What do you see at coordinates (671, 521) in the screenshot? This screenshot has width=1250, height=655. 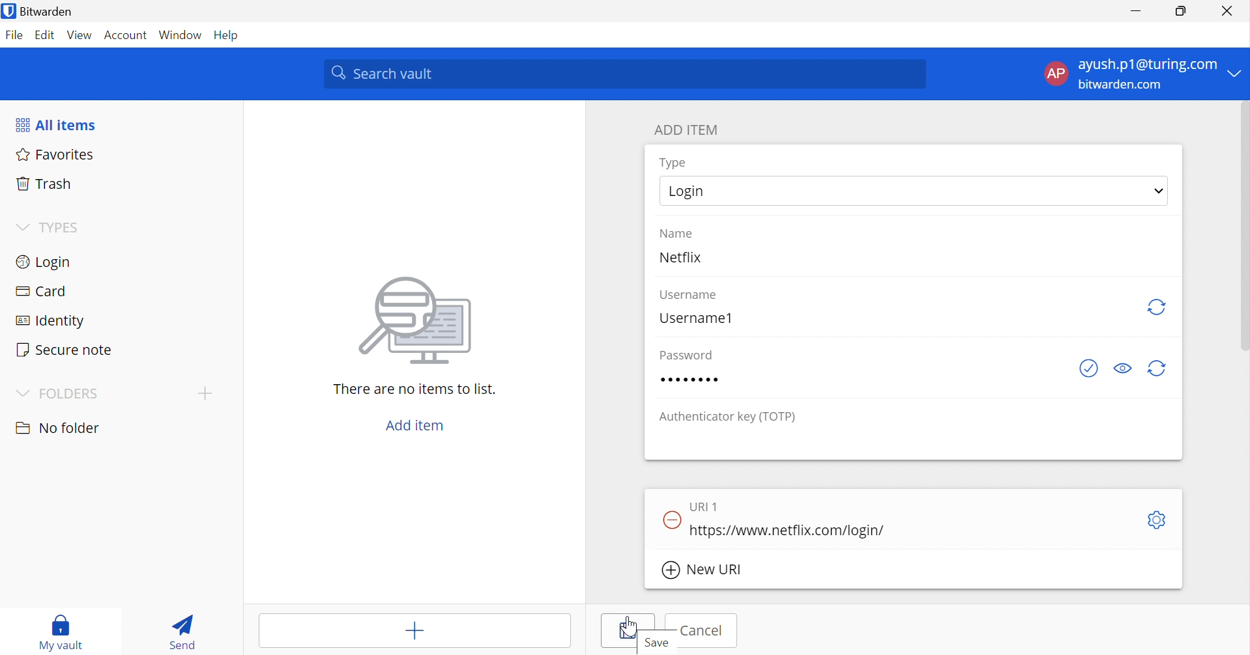 I see `Remove` at bounding box center [671, 521].